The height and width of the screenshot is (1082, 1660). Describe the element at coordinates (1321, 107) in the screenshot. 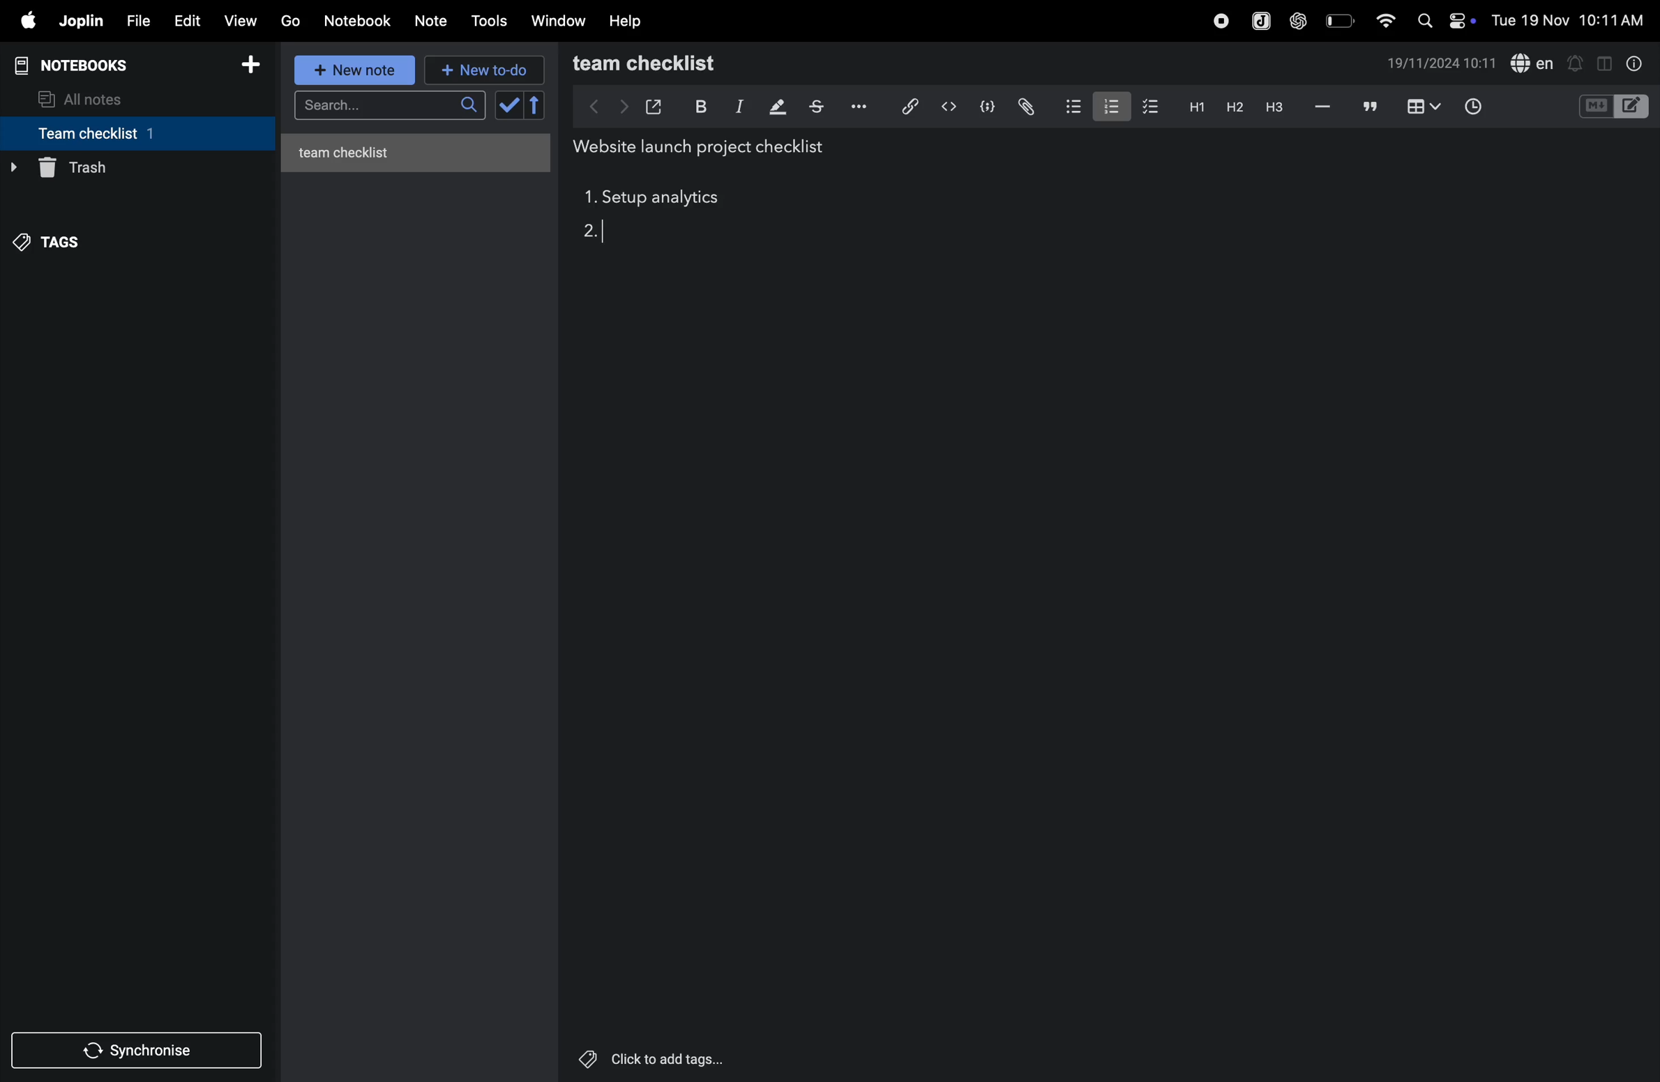

I see `hifen` at that location.